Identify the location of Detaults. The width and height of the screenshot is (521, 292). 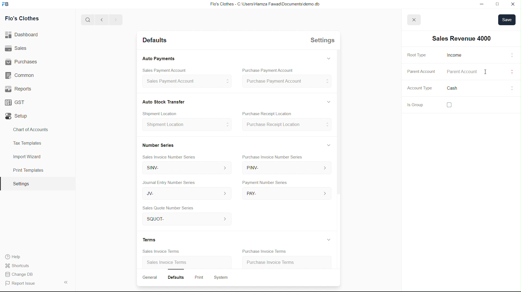
(154, 41).